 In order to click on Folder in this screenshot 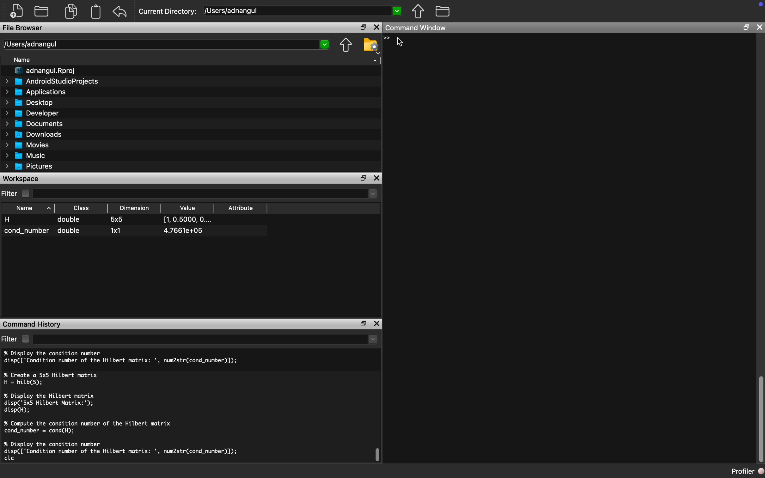, I will do `click(443, 12)`.